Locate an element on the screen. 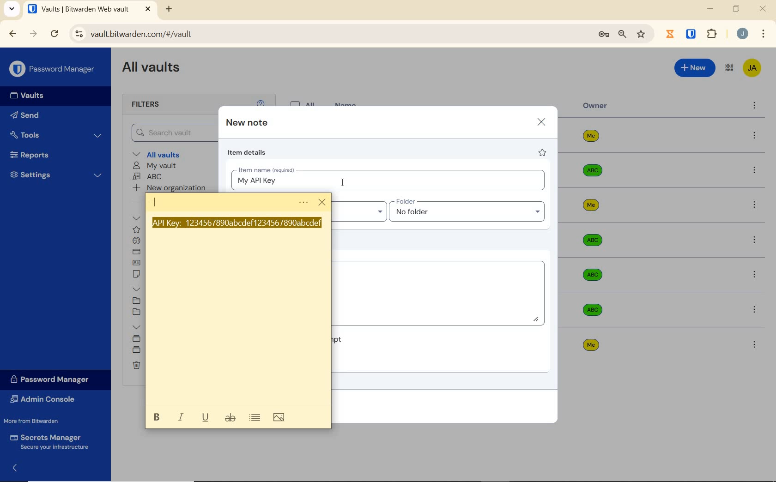 This screenshot has width=776, height=482. owner is located at coordinates (595, 107).